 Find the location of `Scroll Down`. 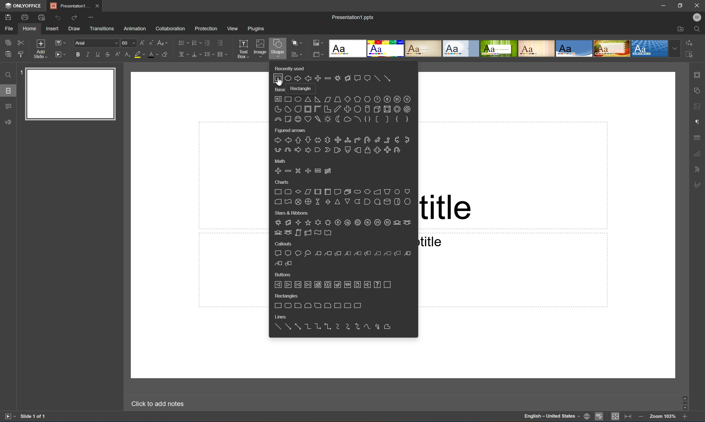

Scroll Down is located at coordinates (683, 410).